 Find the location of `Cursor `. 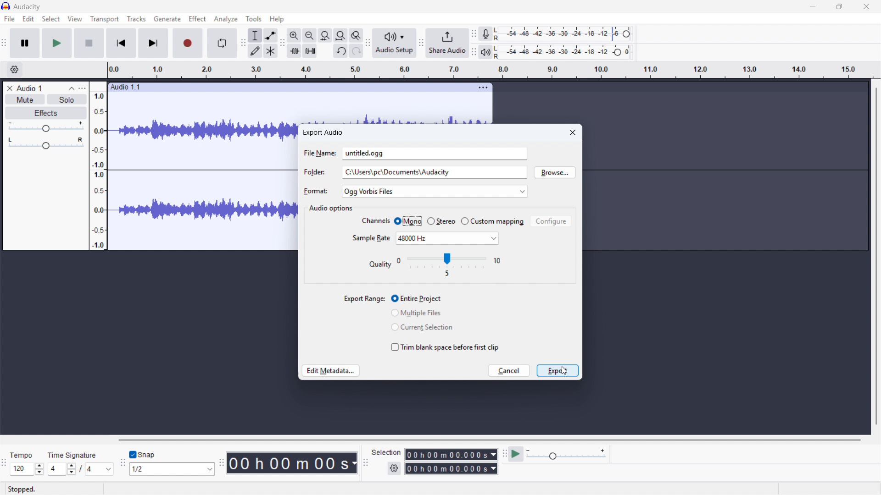

Cursor  is located at coordinates (563, 371).